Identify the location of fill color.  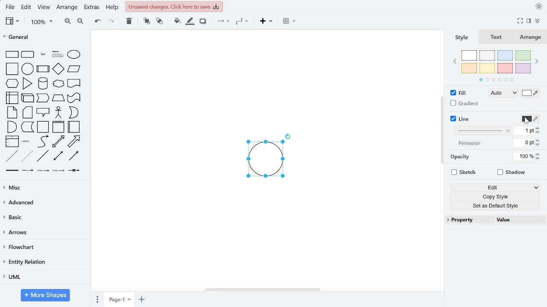
(530, 93).